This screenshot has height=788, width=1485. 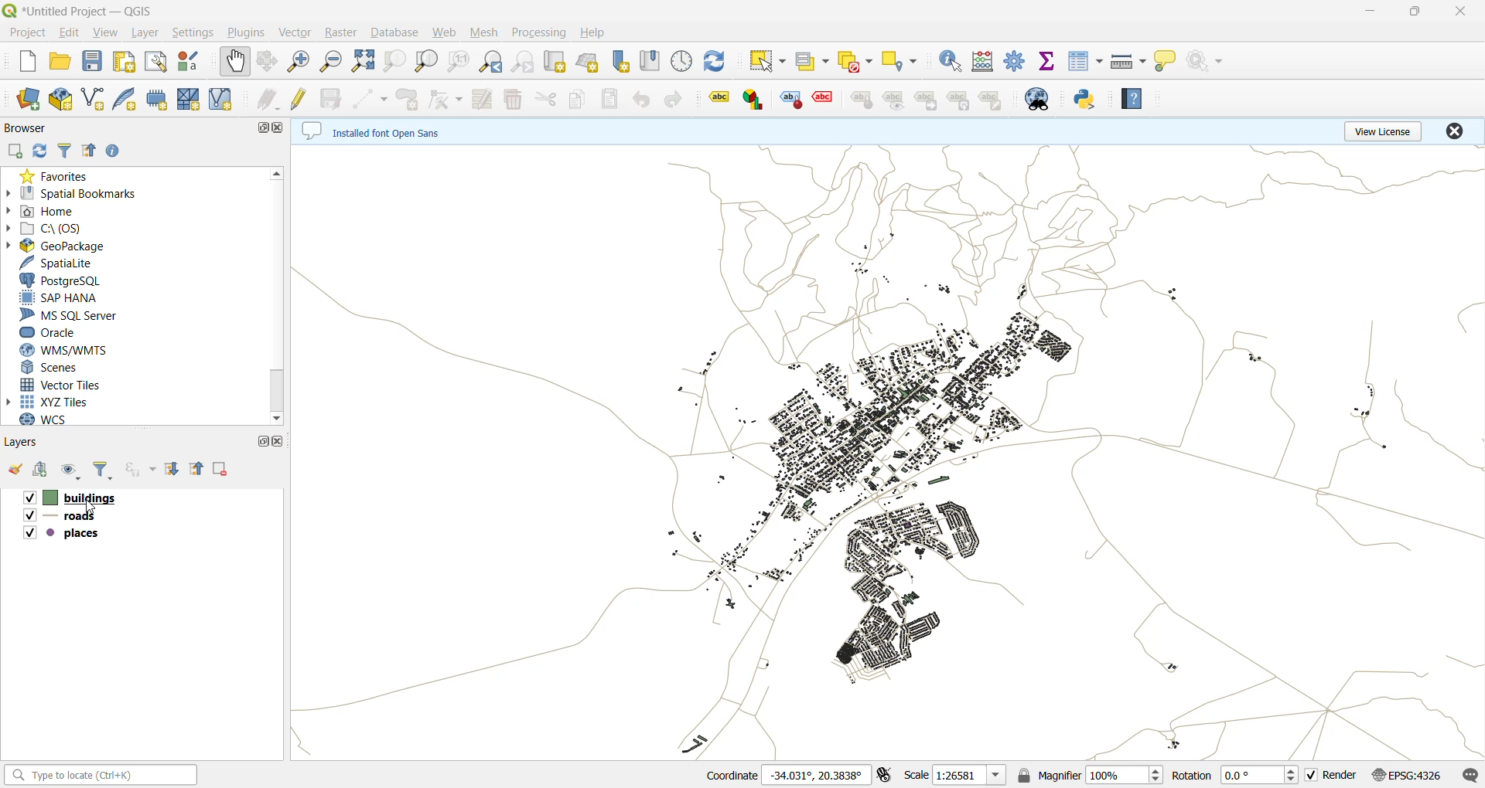 What do you see at coordinates (85, 11) in the screenshot?
I see `app name and file name` at bounding box center [85, 11].